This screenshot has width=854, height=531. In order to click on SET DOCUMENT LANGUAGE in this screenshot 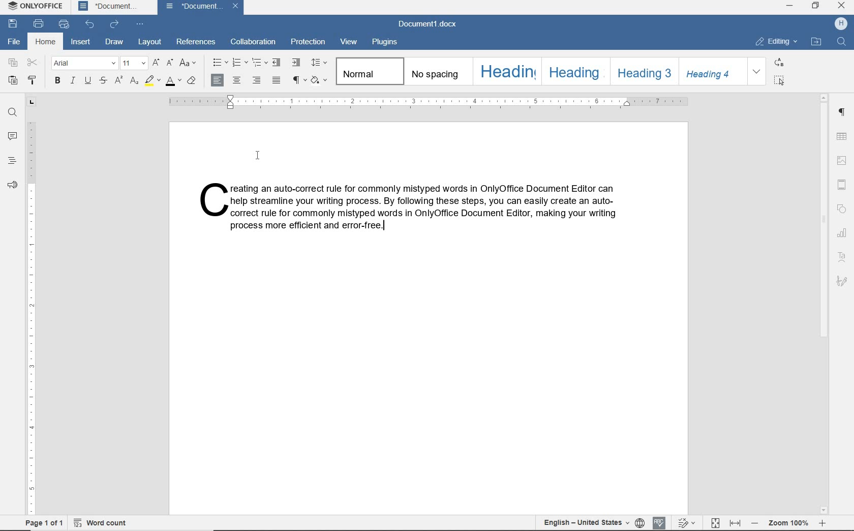, I will do `click(640, 522)`.